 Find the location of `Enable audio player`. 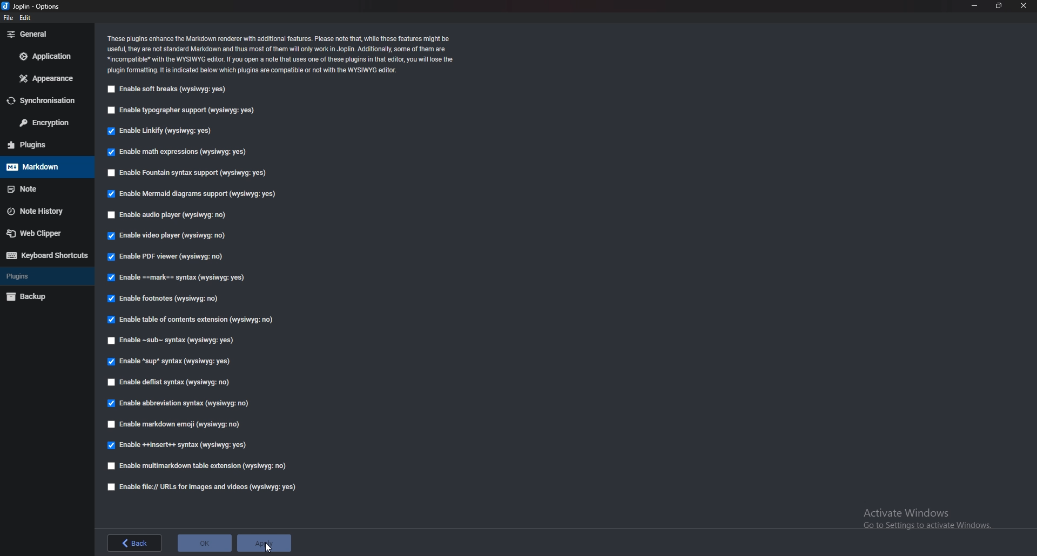

Enable audio player is located at coordinates (169, 214).